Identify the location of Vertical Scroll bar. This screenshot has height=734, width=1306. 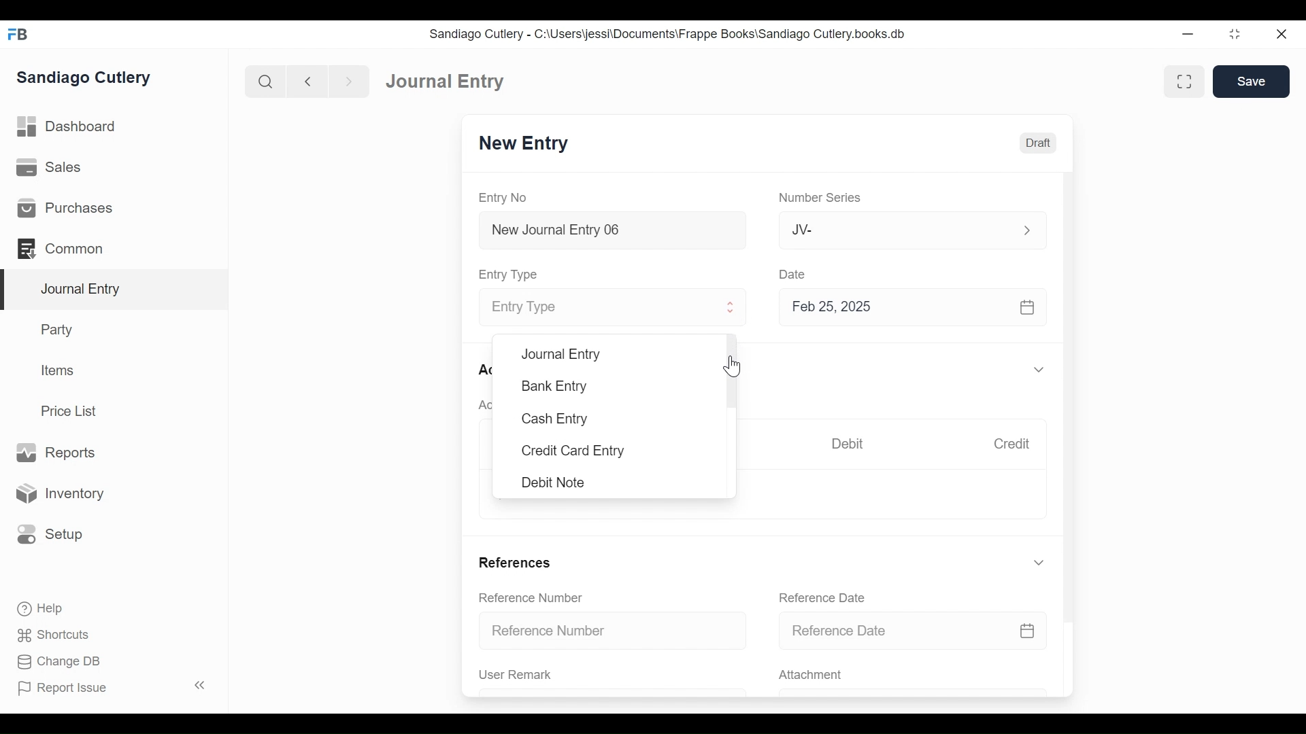
(732, 369).